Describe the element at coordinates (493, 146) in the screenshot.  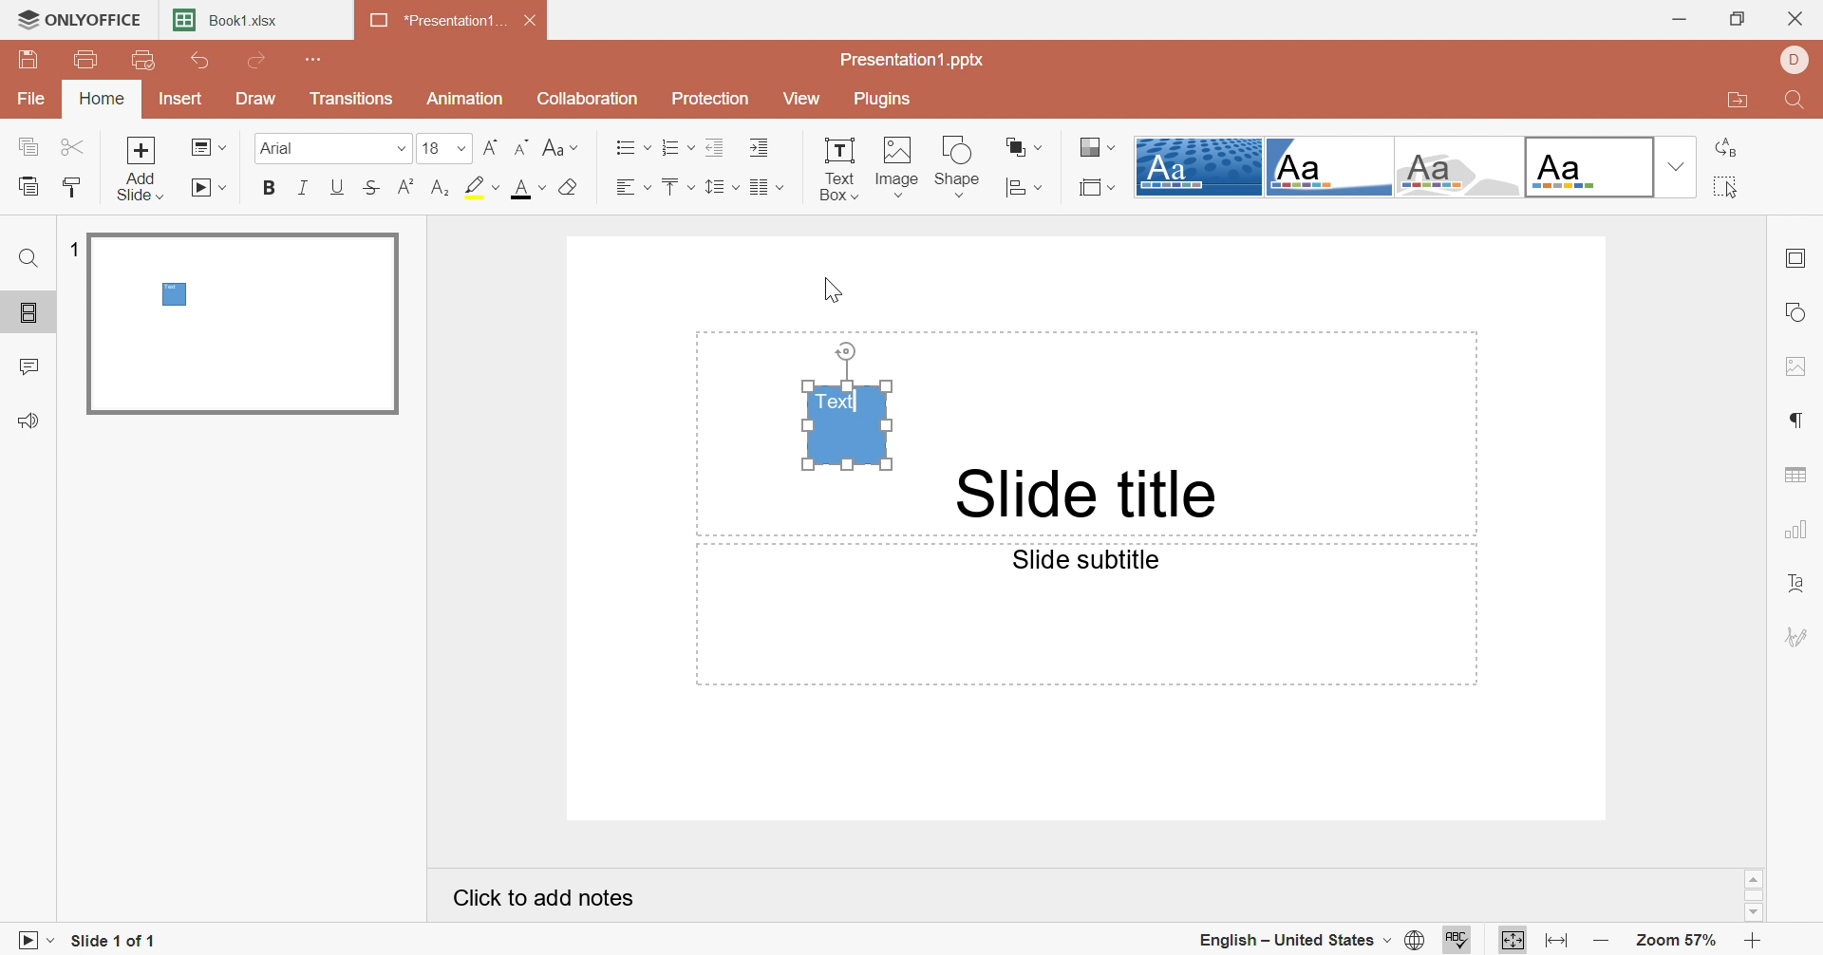
I see `Increment font size` at that location.